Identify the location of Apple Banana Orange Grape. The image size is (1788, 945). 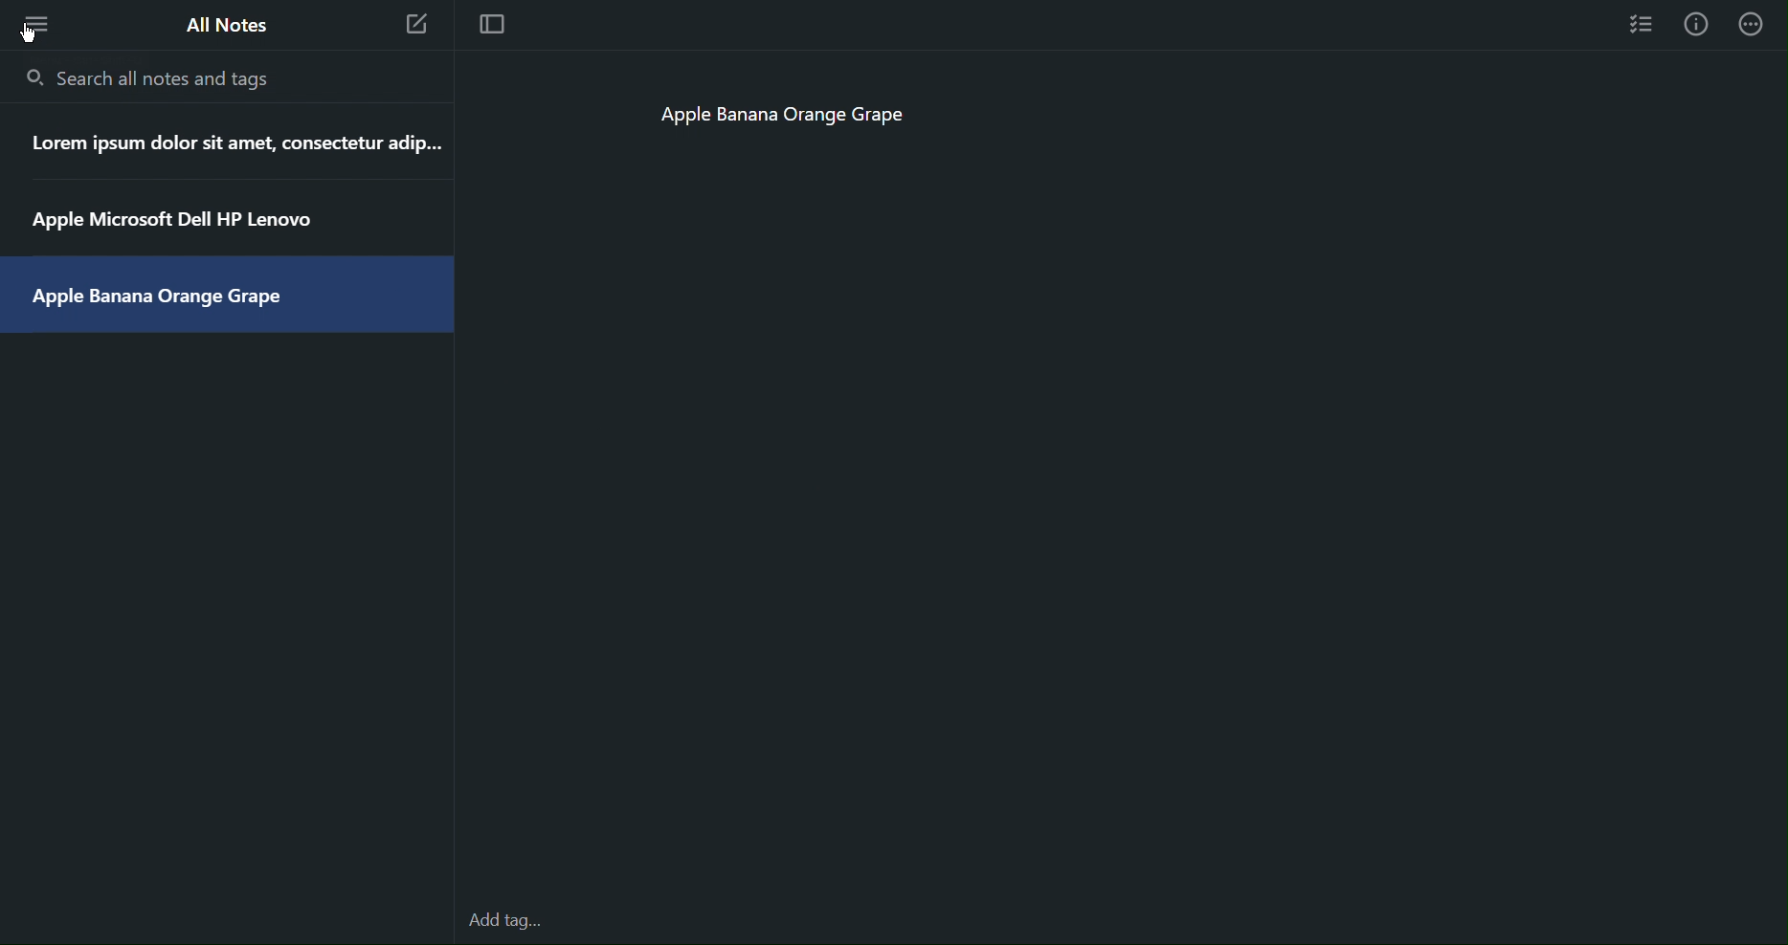
(794, 120).